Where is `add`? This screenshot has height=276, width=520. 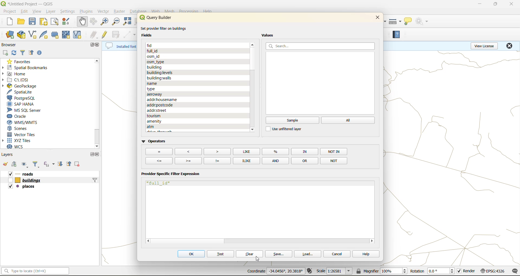
add is located at coordinates (6, 53).